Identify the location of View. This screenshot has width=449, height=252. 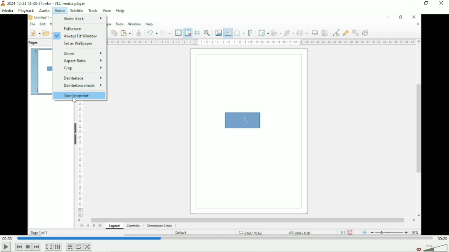
(107, 11).